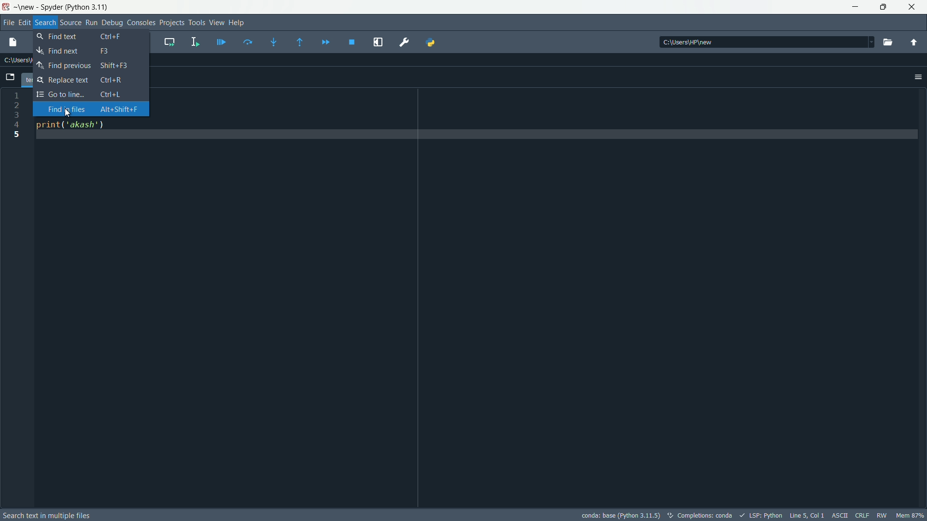  Describe the element at coordinates (112, 23) in the screenshot. I see `debug menu` at that location.